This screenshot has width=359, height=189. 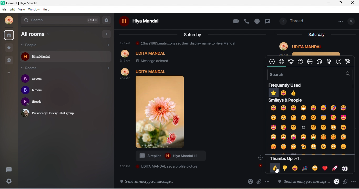 I want to click on option, so click(x=339, y=21).